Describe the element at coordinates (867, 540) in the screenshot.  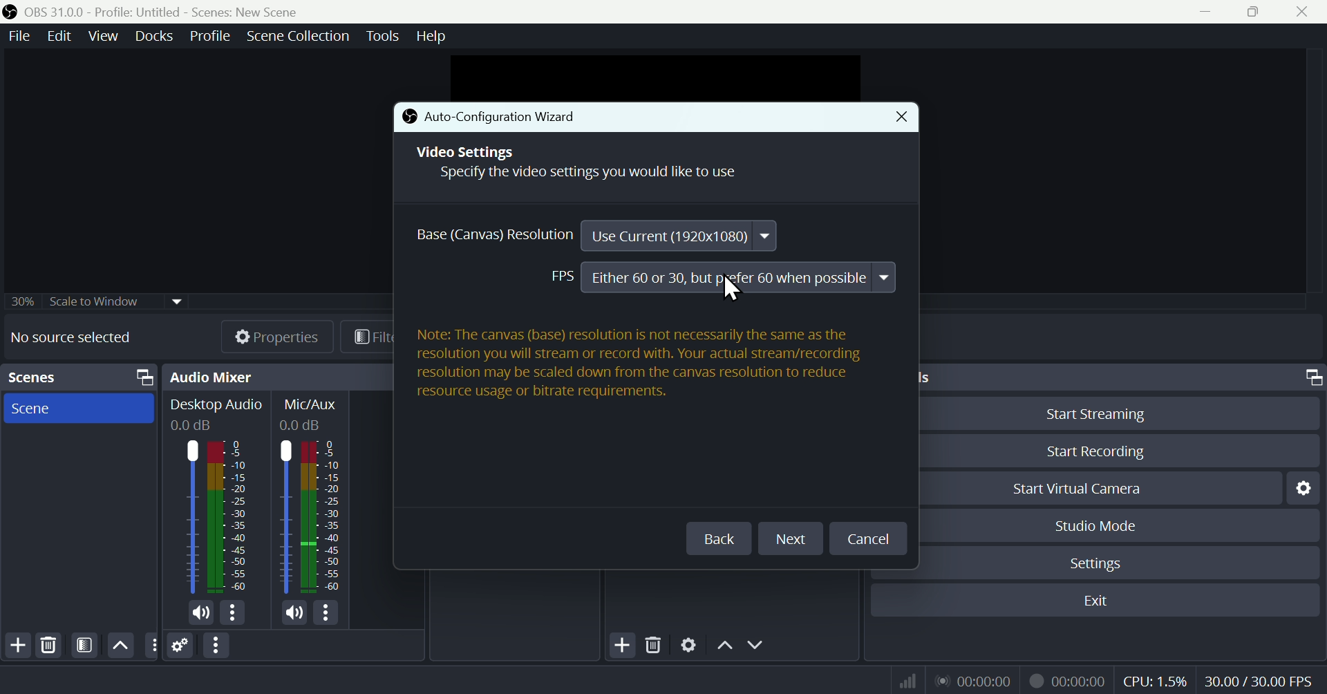
I see `Cancel` at that location.